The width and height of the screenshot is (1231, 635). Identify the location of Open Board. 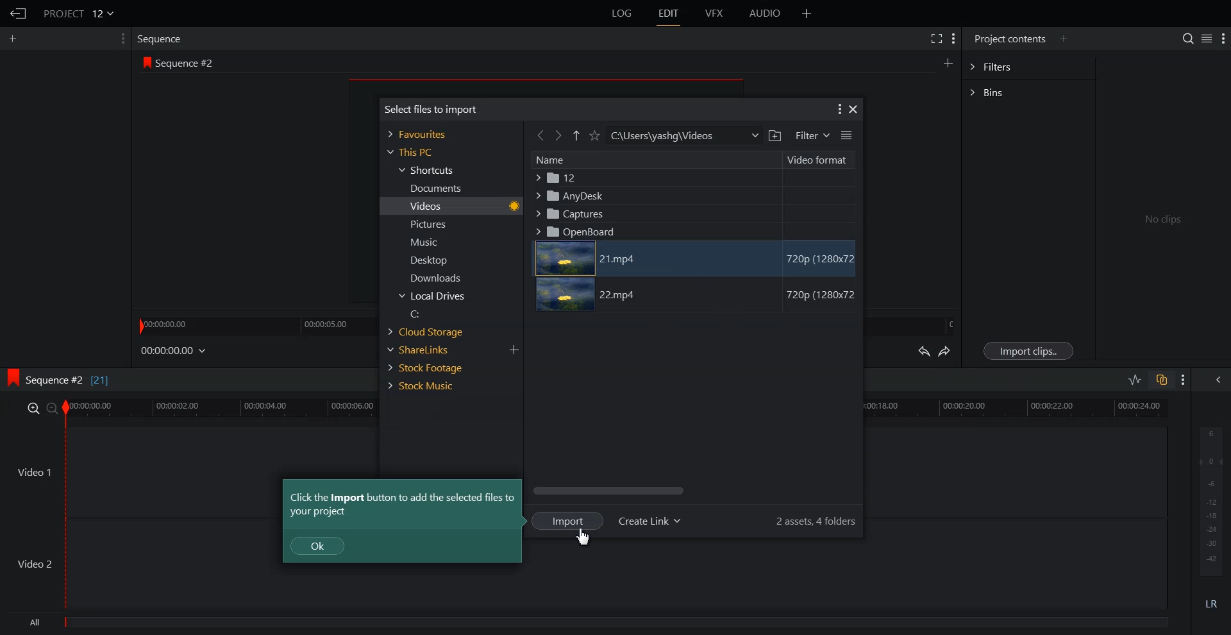
(691, 231).